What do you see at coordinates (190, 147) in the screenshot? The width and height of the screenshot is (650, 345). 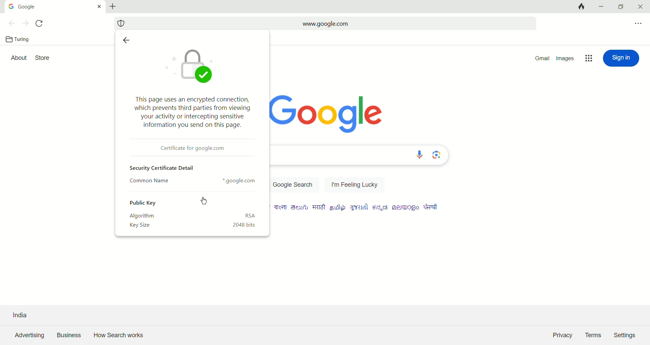 I see `Certificate dor google.com` at bounding box center [190, 147].